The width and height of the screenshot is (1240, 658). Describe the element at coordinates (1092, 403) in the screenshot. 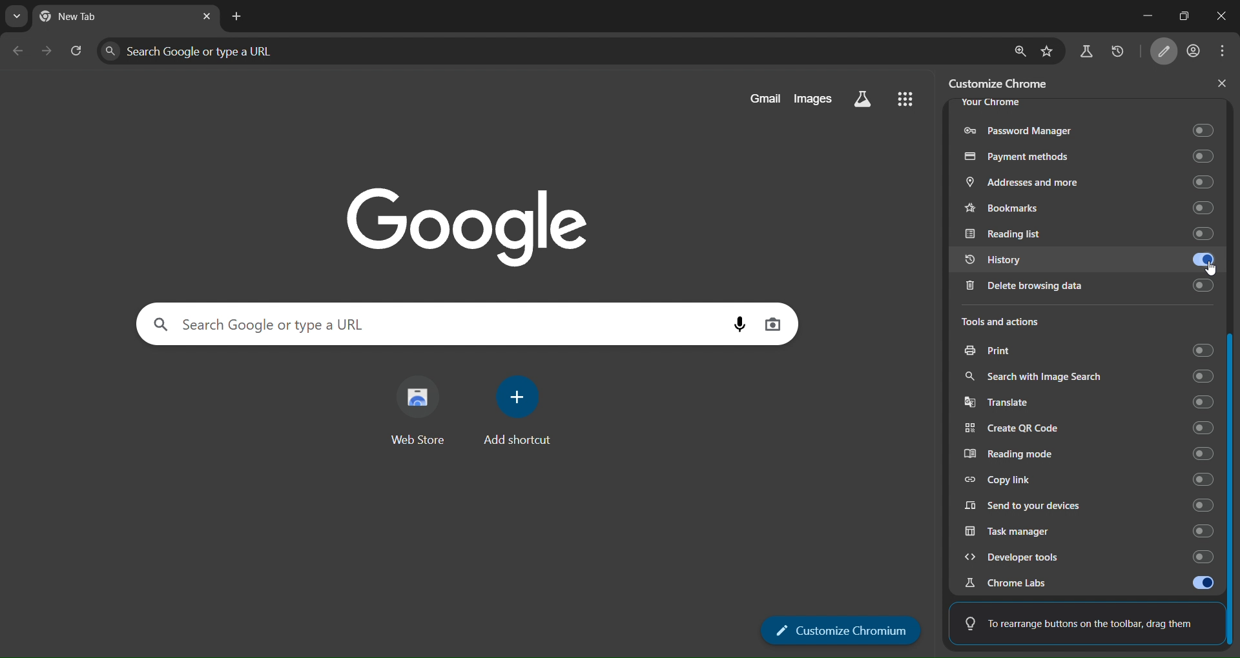

I see `translate` at that location.